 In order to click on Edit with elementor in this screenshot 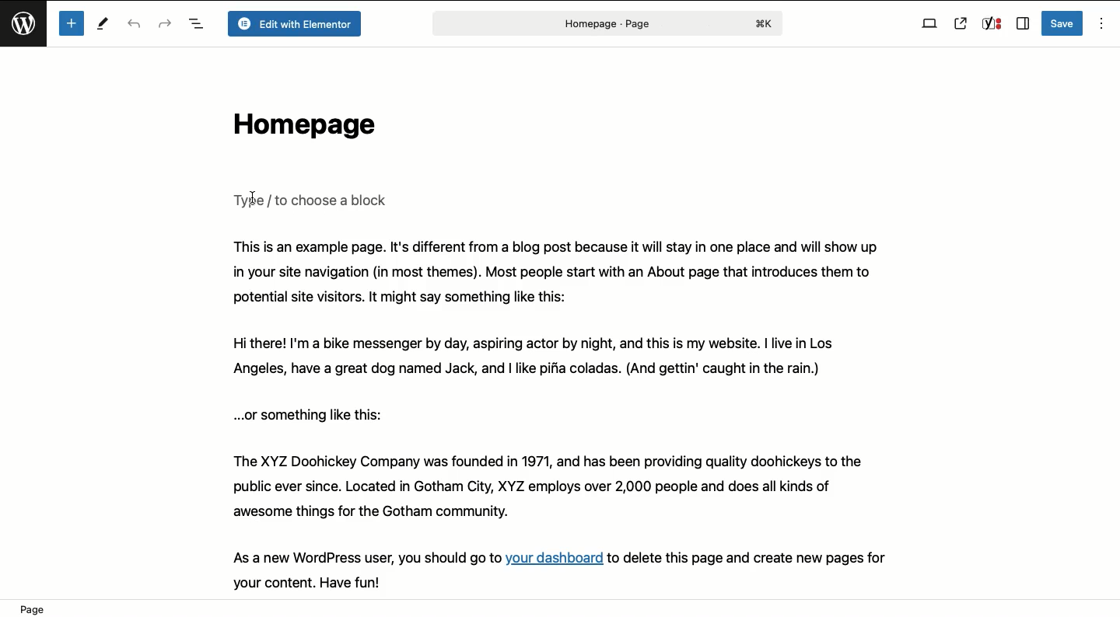, I will do `click(293, 24)`.